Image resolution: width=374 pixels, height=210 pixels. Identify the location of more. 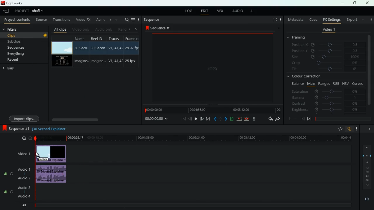
(139, 20).